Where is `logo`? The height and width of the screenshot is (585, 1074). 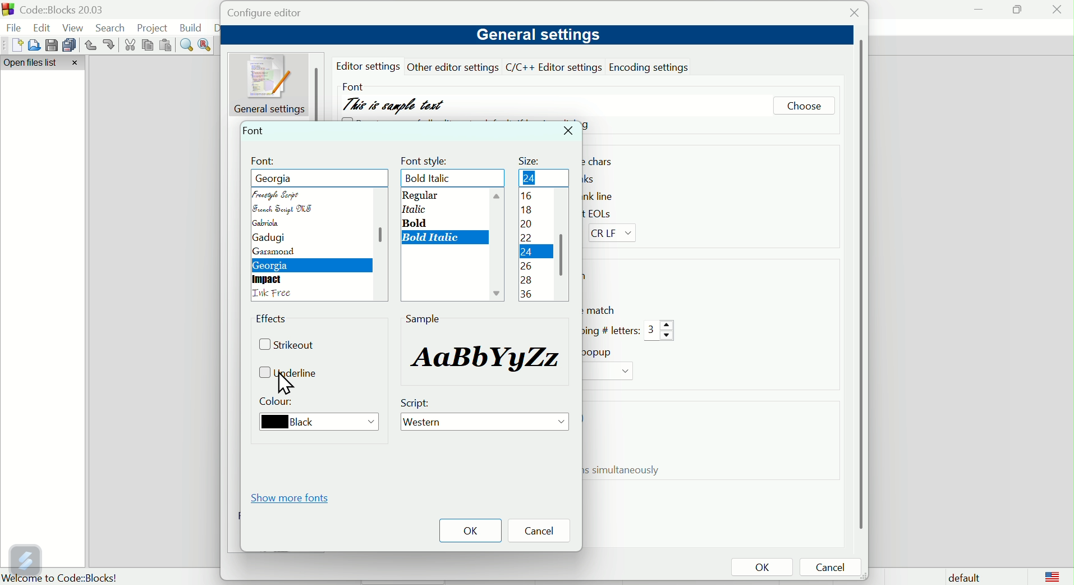 logo is located at coordinates (1053, 576).